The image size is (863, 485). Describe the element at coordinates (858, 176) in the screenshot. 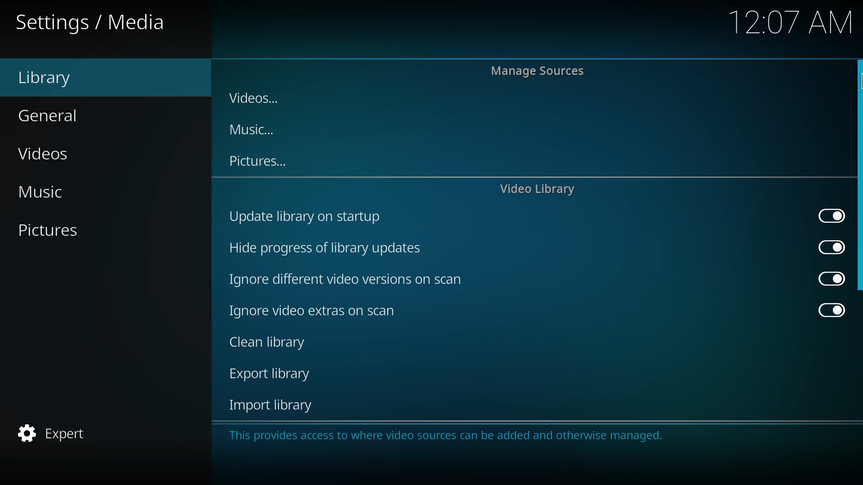

I see `Scroll Bar` at that location.